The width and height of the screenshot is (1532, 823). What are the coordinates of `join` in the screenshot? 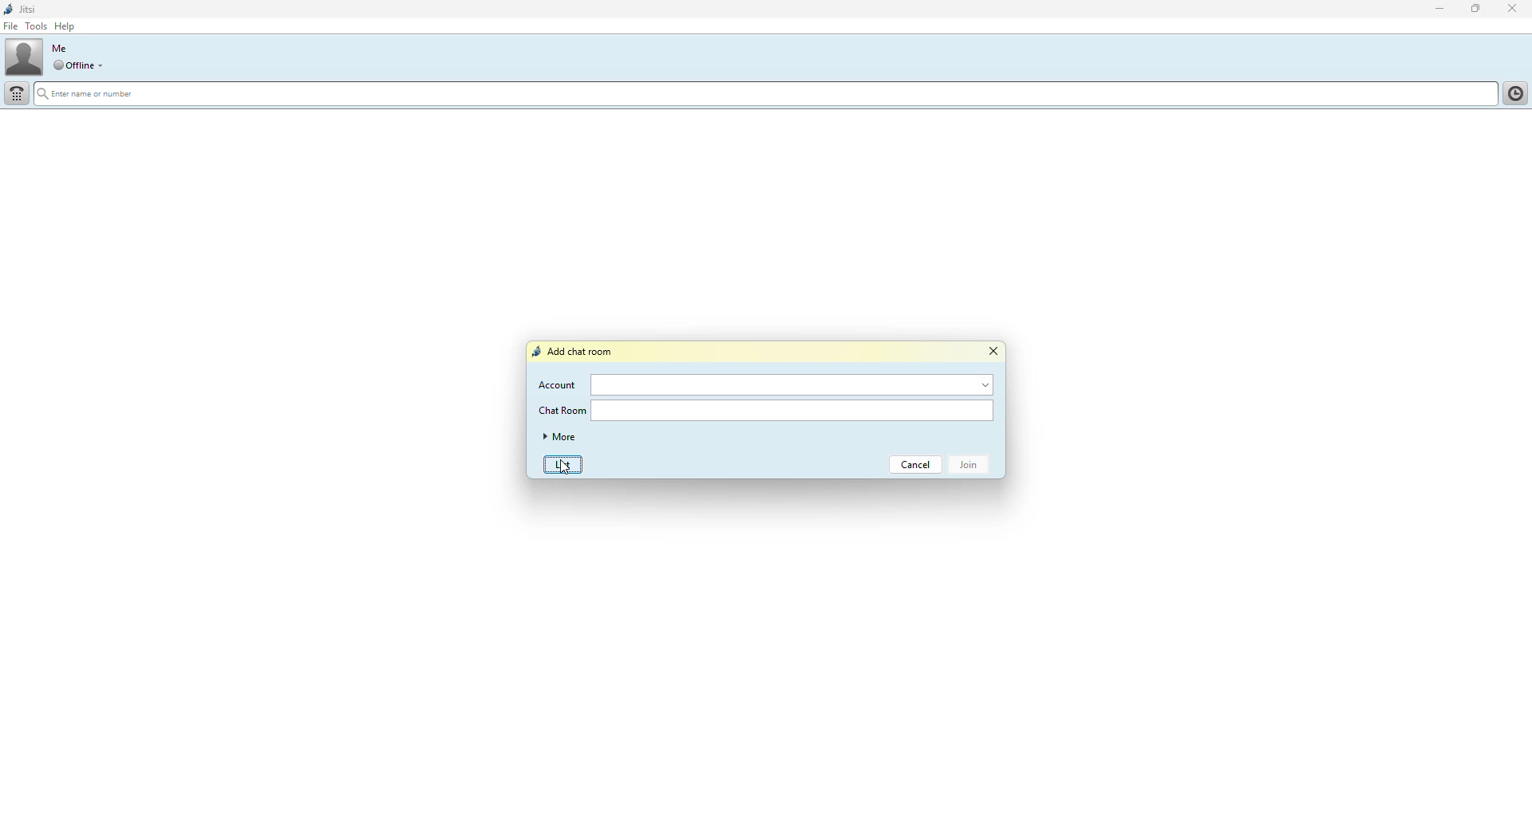 It's located at (969, 469).